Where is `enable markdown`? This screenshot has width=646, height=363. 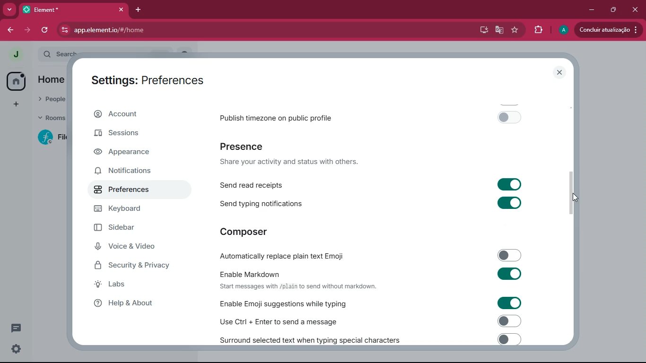
enable markdown is located at coordinates (372, 278).